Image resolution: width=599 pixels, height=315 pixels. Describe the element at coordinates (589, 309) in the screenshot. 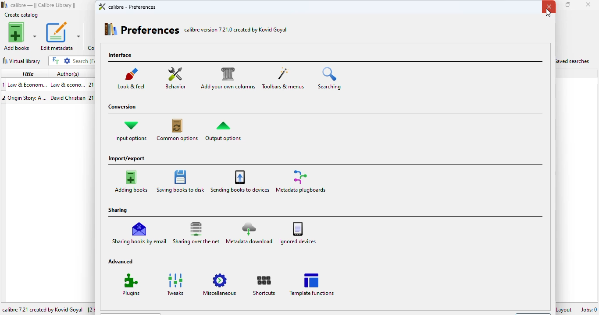

I see `jobs: 0` at that location.